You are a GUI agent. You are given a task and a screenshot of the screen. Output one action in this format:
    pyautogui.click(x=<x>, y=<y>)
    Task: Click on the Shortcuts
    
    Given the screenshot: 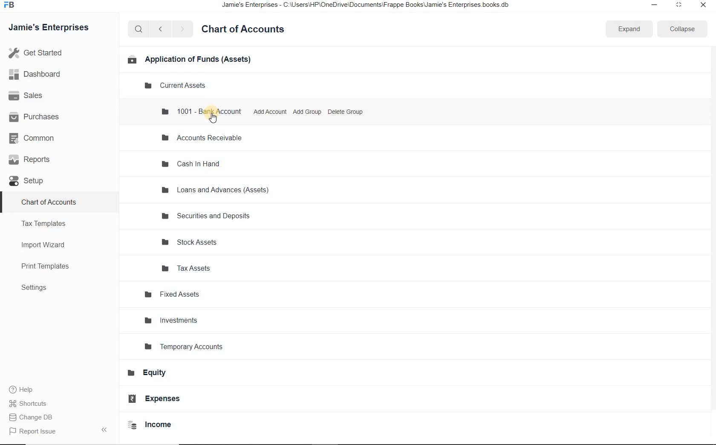 What is the action you would take?
    pyautogui.click(x=29, y=404)
    